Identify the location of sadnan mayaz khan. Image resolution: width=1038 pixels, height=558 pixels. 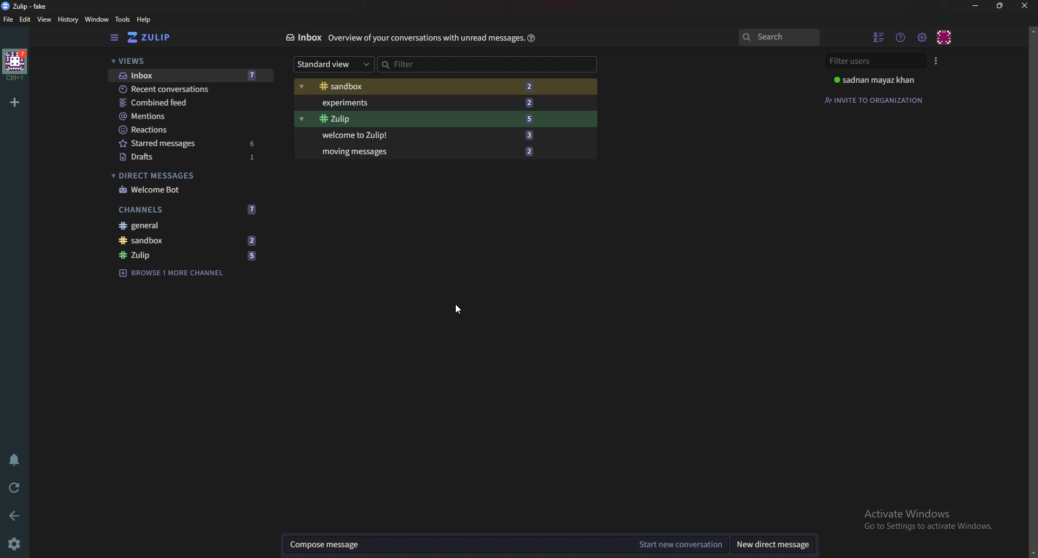
(880, 79).